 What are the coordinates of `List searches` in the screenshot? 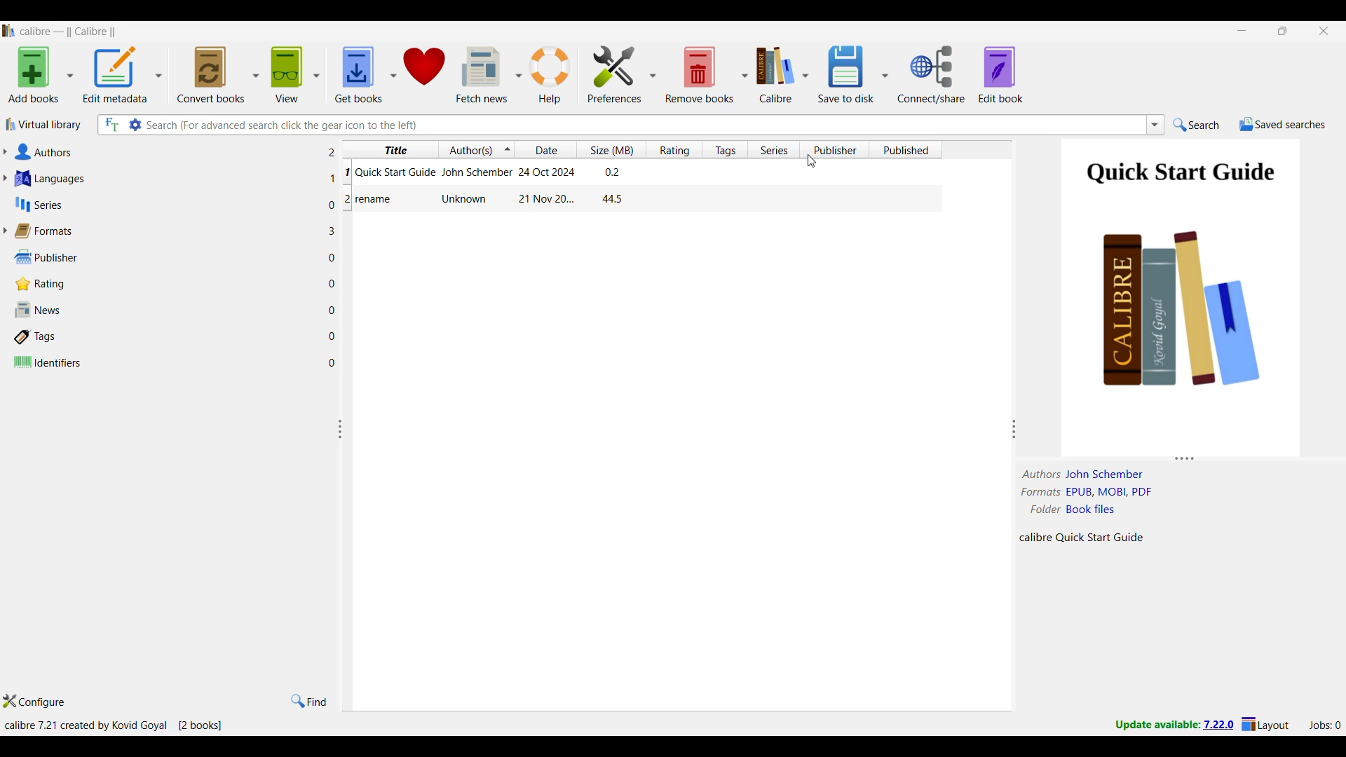 It's located at (1155, 125).